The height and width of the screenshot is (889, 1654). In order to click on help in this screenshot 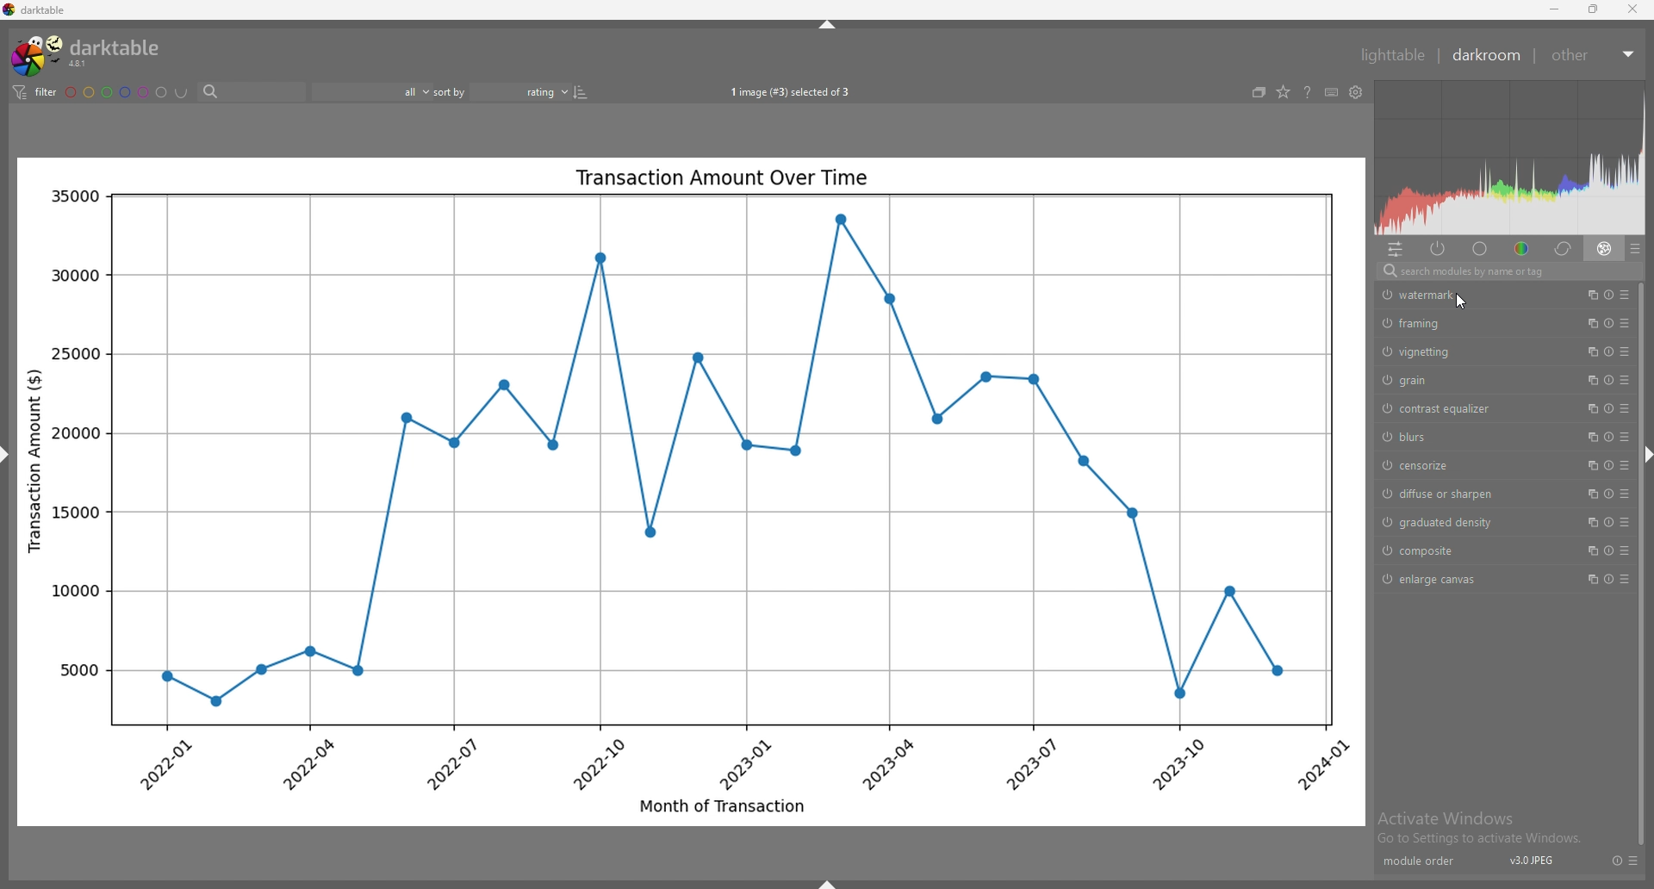, I will do `click(1309, 93)`.